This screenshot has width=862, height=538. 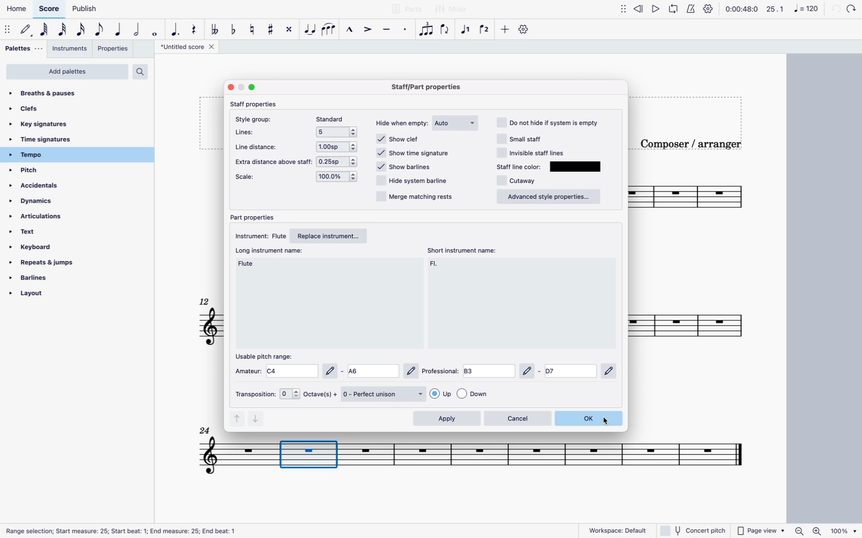 What do you see at coordinates (154, 31) in the screenshot?
I see `whole note` at bounding box center [154, 31].